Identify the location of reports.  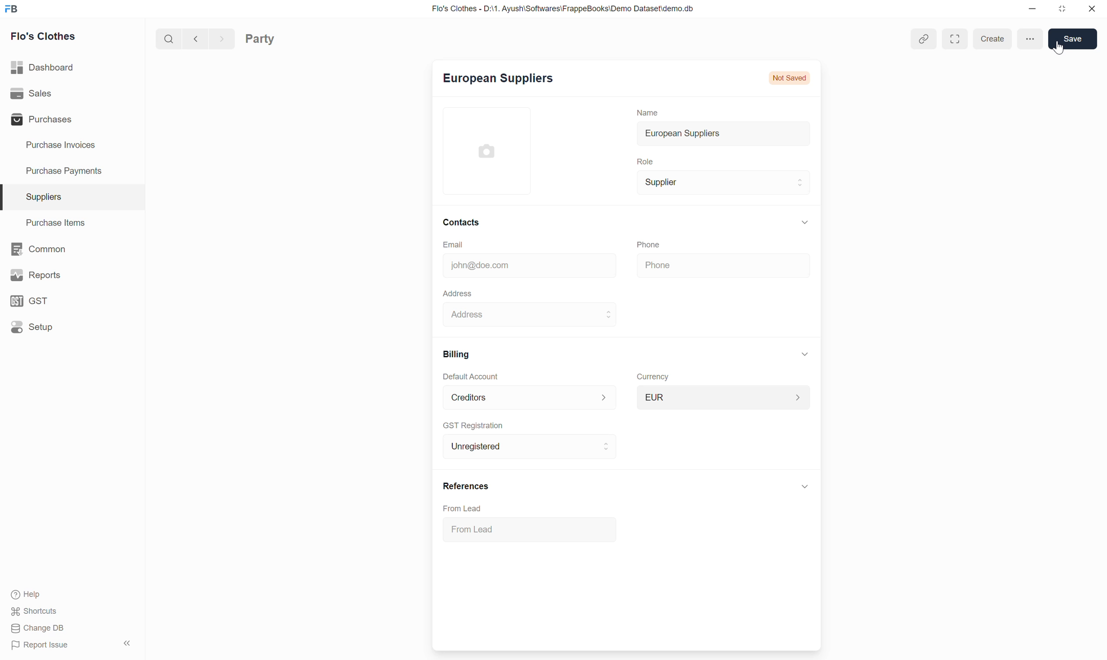
(38, 275).